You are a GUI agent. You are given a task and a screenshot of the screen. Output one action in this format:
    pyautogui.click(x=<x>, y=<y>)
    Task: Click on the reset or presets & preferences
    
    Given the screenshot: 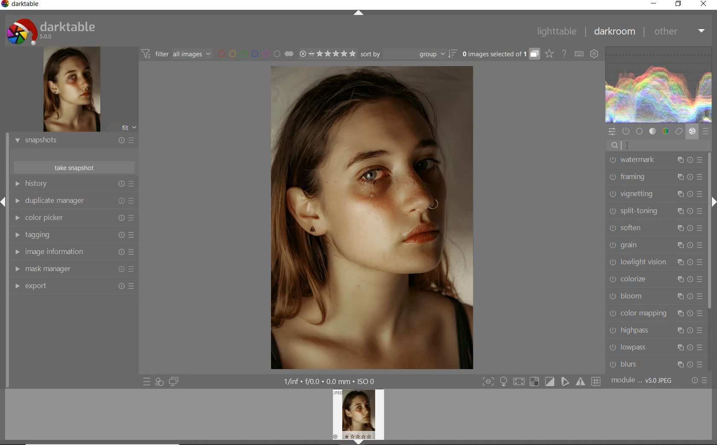 What is the action you would take?
    pyautogui.click(x=700, y=381)
    